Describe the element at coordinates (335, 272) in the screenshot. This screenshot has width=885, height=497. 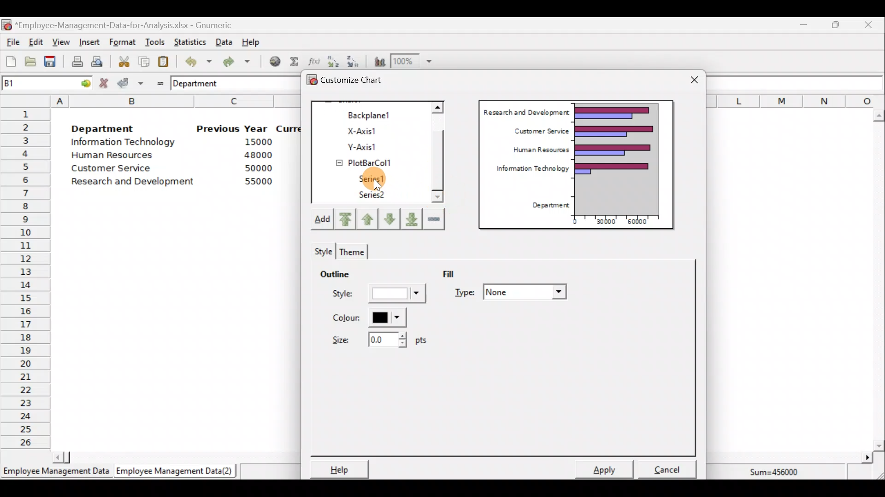
I see `Outline` at that location.